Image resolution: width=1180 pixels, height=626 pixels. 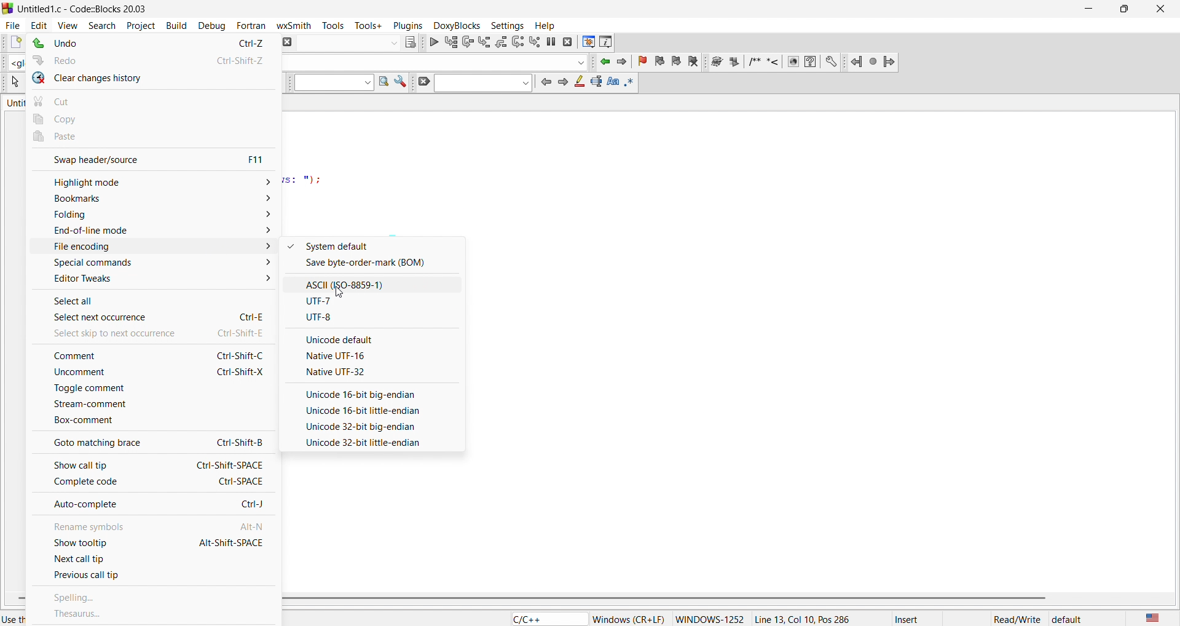 I want to click on input box, so click(x=328, y=83).